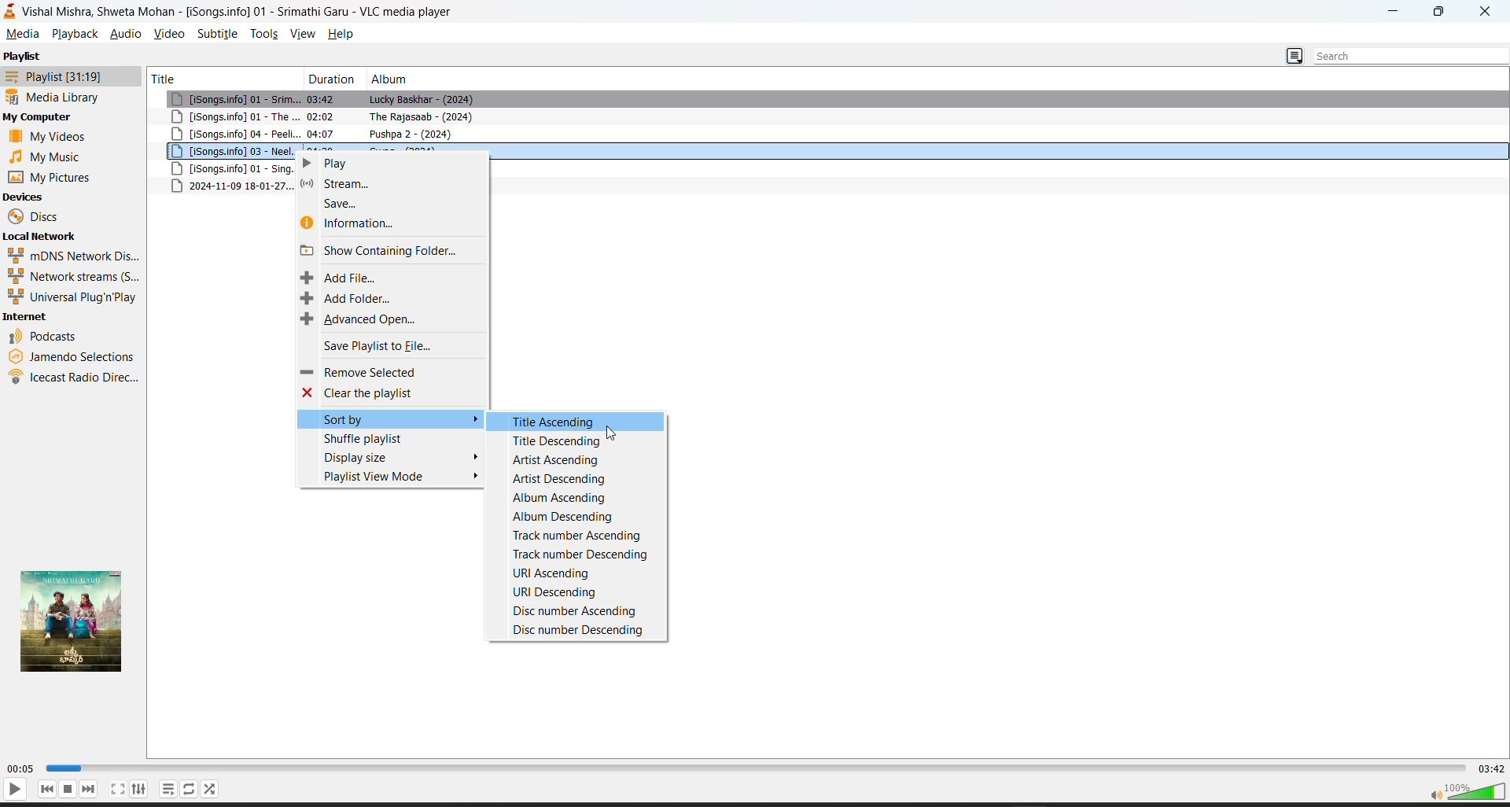  What do you see at coordinates (579, 477) in the screenshot?
I see `artist descending` at bounding box center [579, 477].